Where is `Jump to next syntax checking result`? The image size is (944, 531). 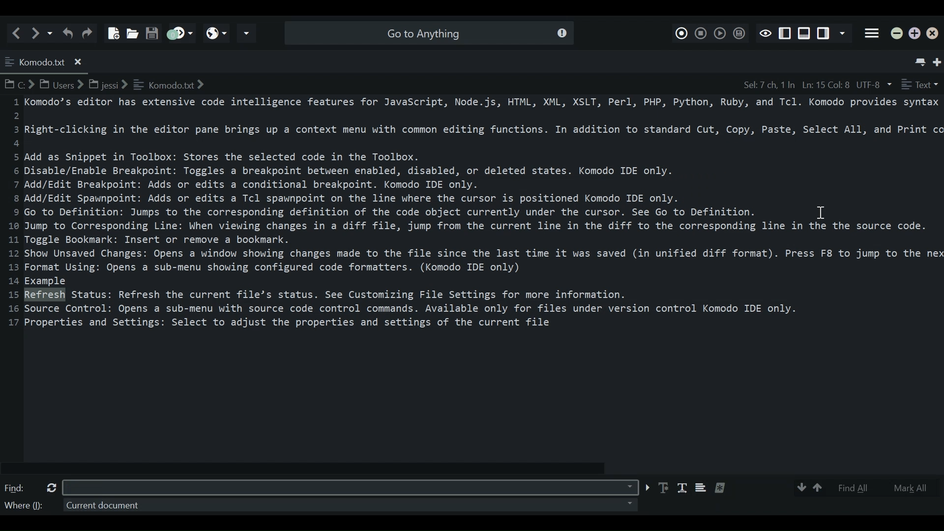 Jump to next syntax checking result is located at coordinates (179, 33).